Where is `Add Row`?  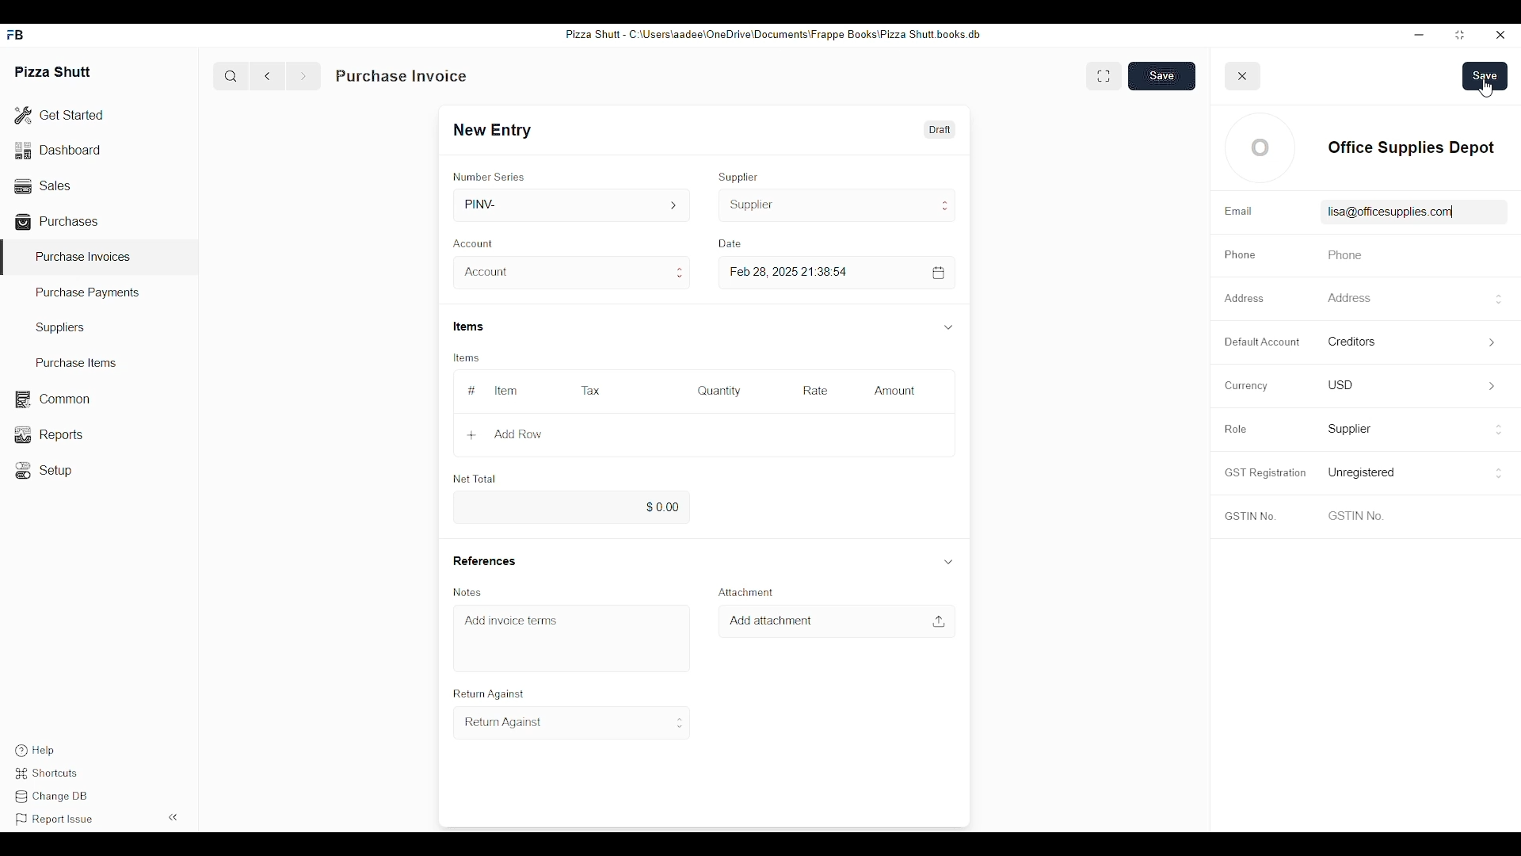
Add Row is located at coordinates (505, 434).